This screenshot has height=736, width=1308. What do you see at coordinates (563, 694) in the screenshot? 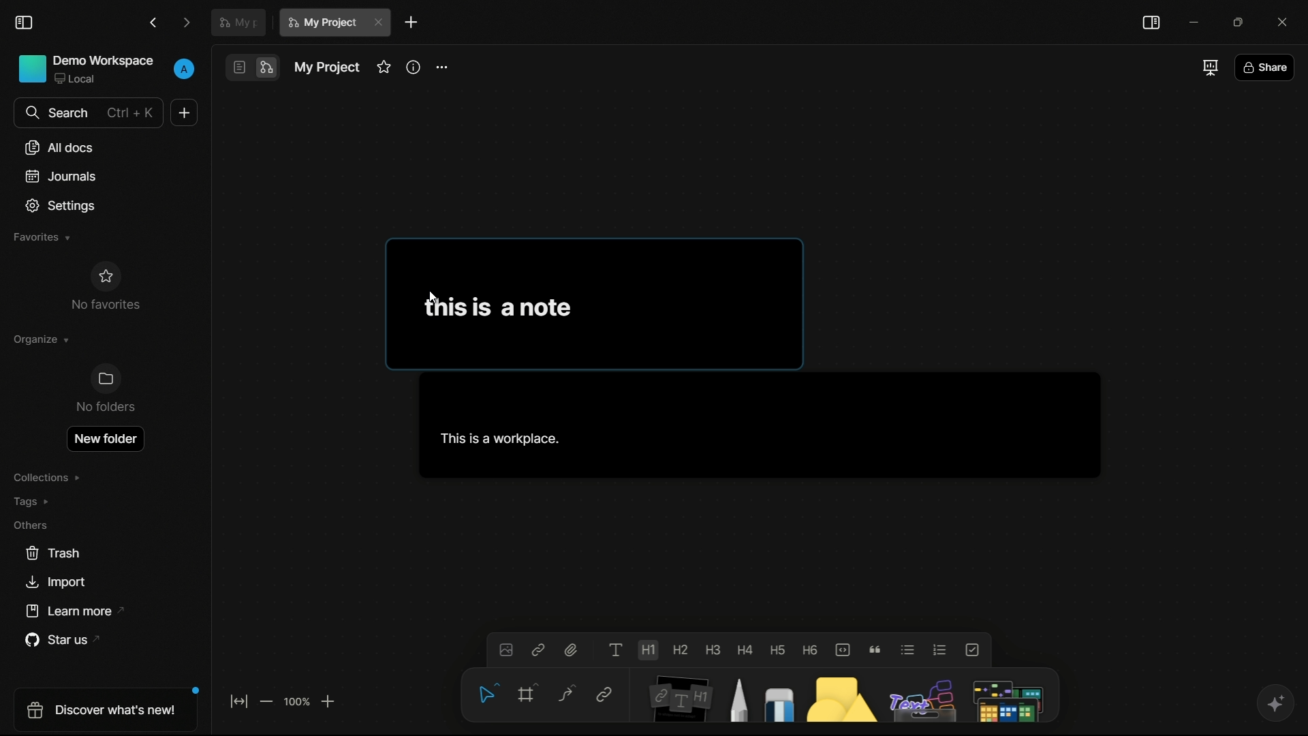
I see `connector` at bounding box center [563, 694].